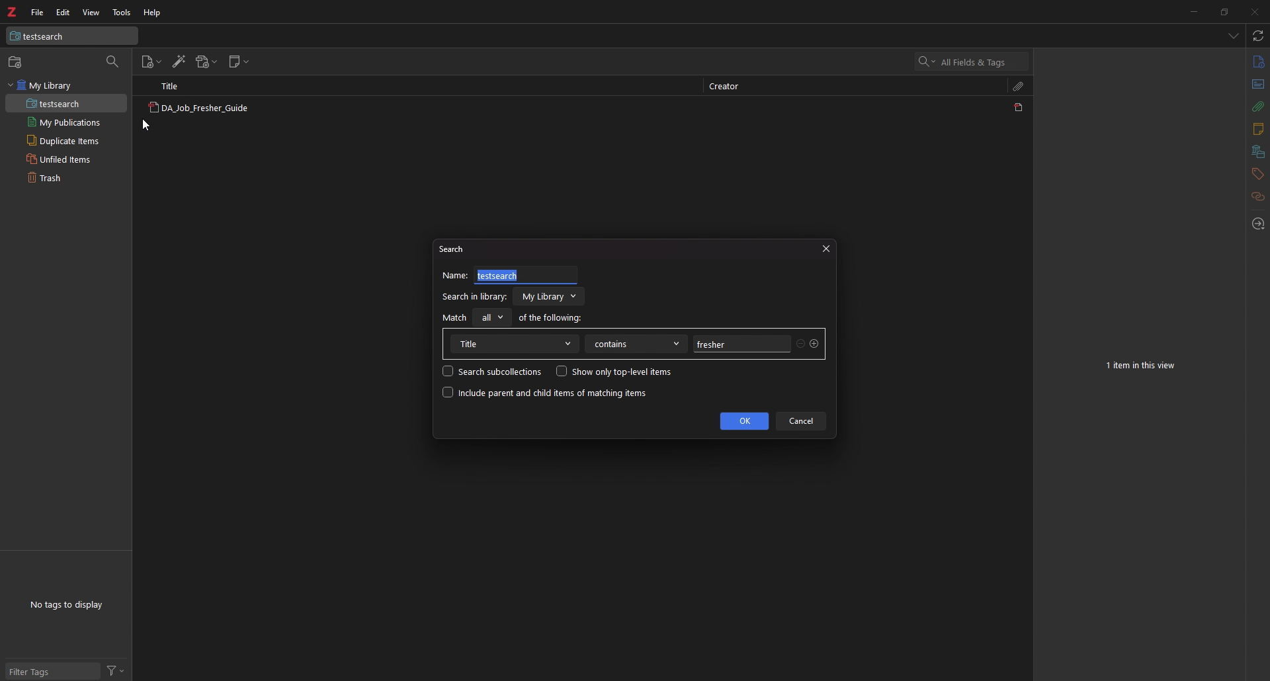 The image size is (1270, 681). Describe the element at coordinates (545, 393) in the screenshot. I see `include parent and child items of matching items` at that location.